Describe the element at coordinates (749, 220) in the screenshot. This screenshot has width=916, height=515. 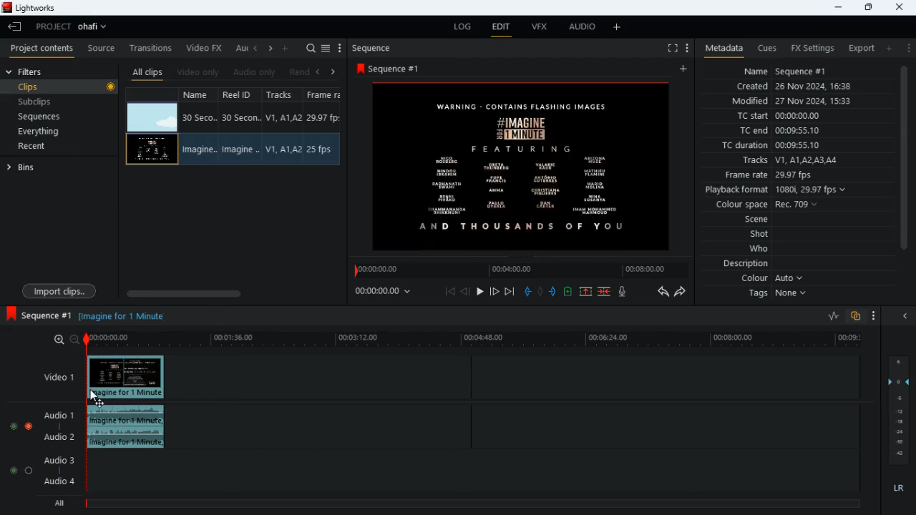
I see `scene` at that location.